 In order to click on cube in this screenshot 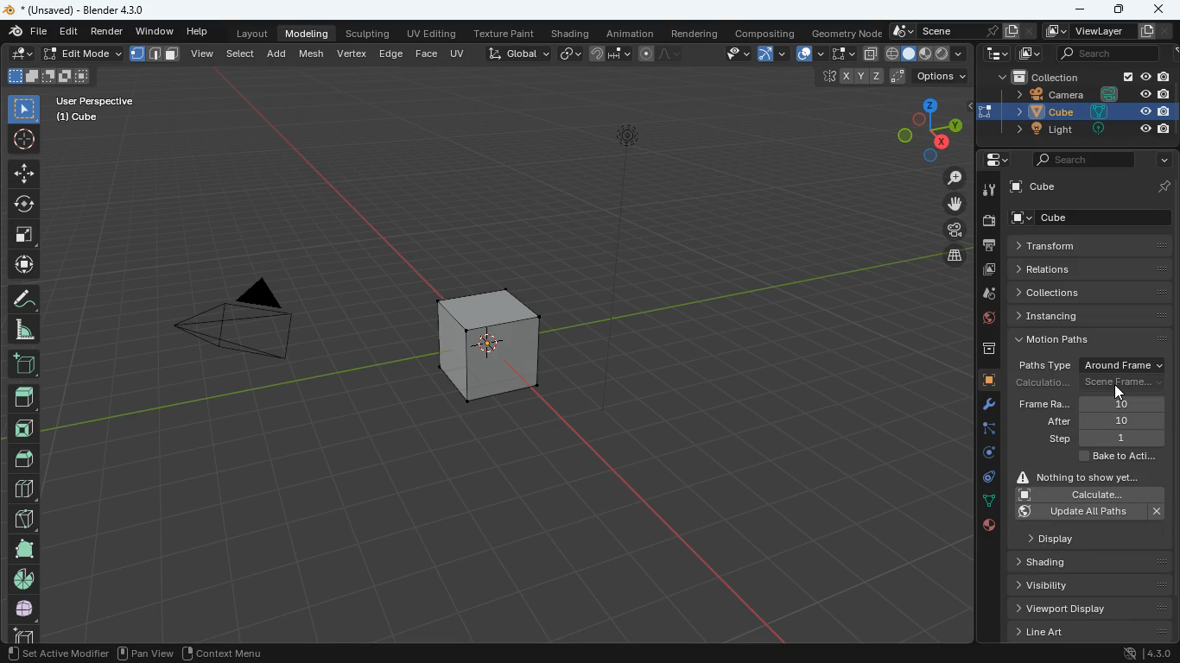, I will do `click(987, 381)`.